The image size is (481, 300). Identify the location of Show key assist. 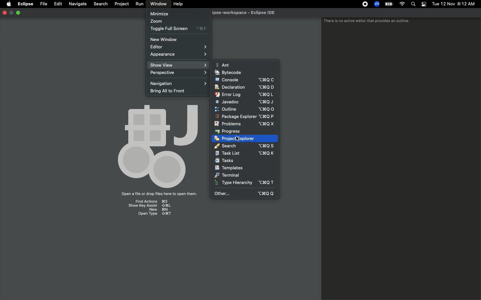
(150, 205).